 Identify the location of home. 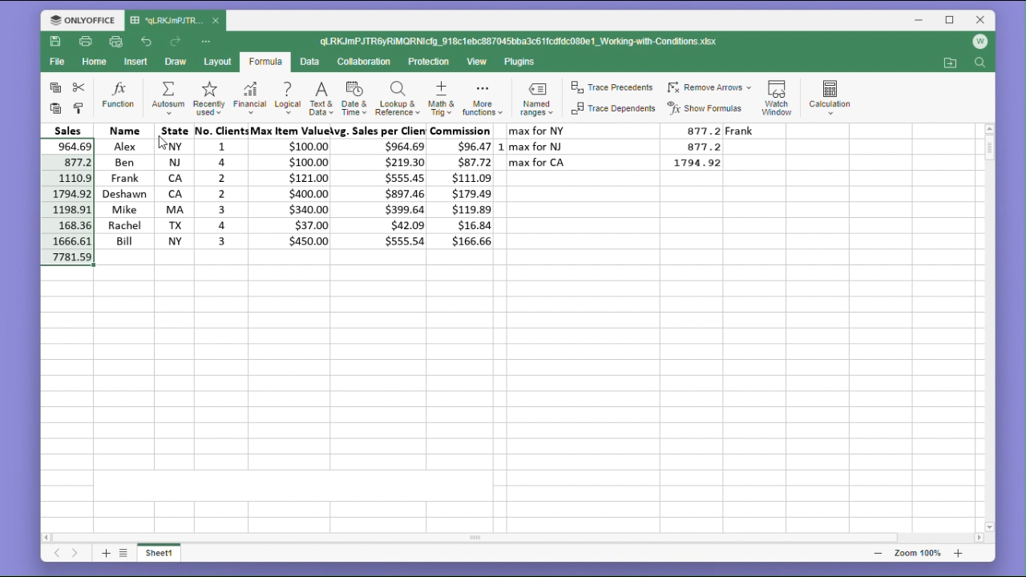
(96, 66).